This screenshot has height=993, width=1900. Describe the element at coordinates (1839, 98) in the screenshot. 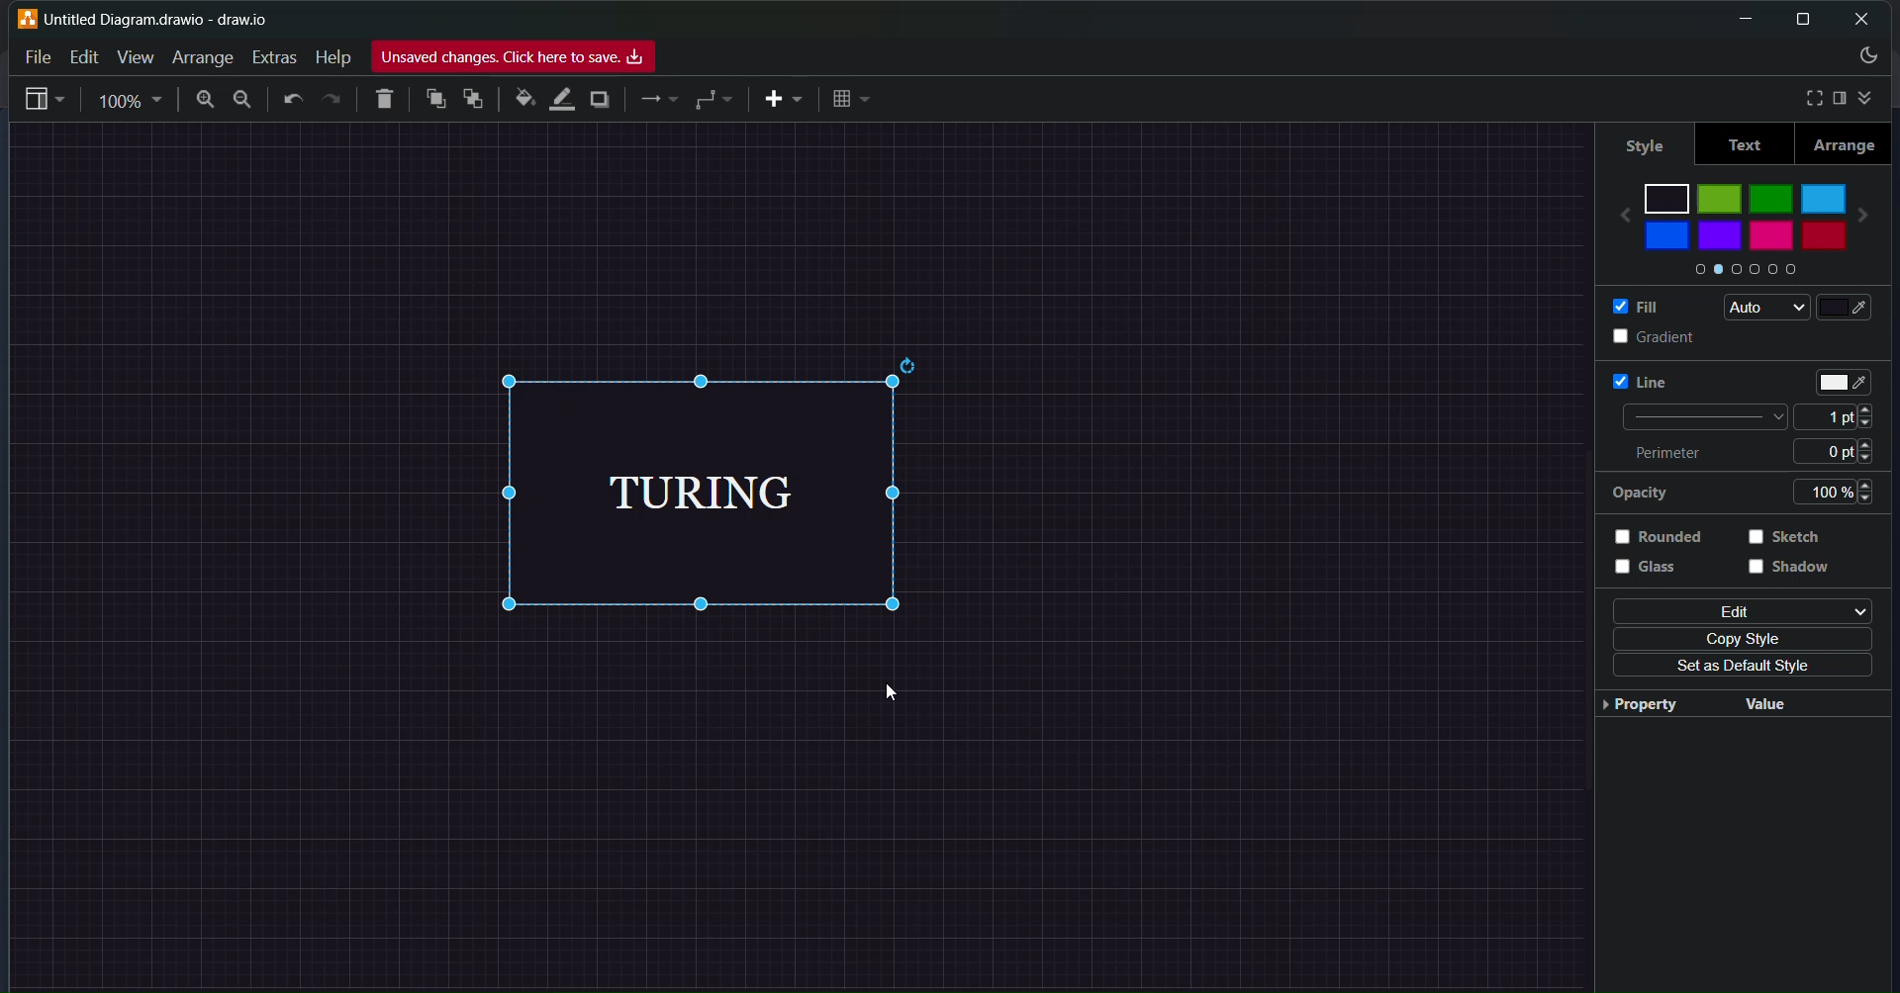

I see `sidebar` at that location.